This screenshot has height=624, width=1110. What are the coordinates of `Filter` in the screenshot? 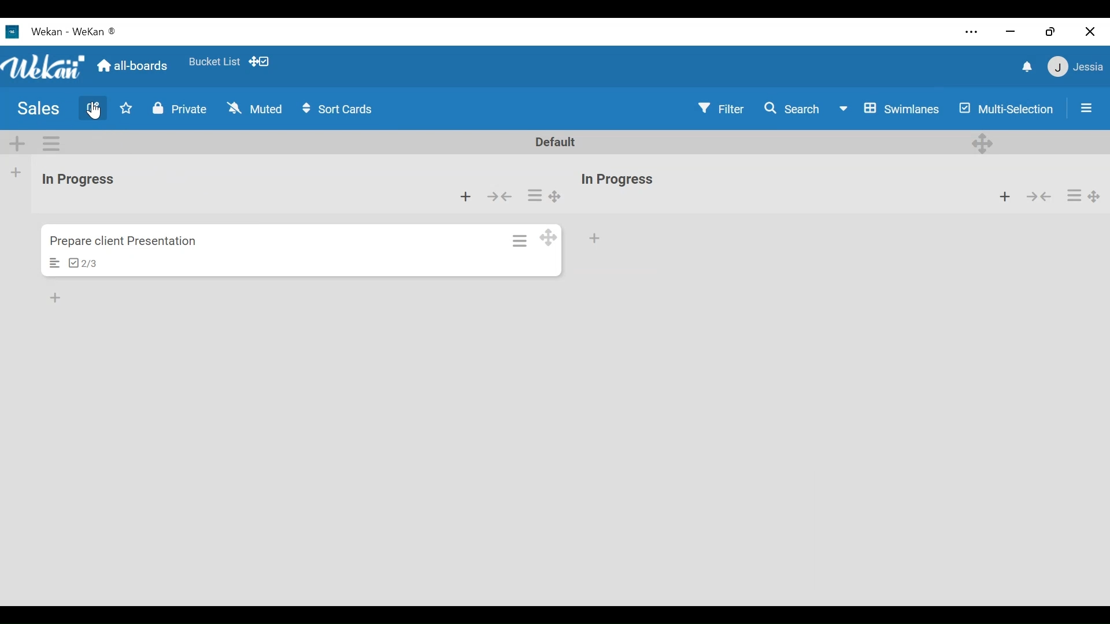 It's located at (720, 108).